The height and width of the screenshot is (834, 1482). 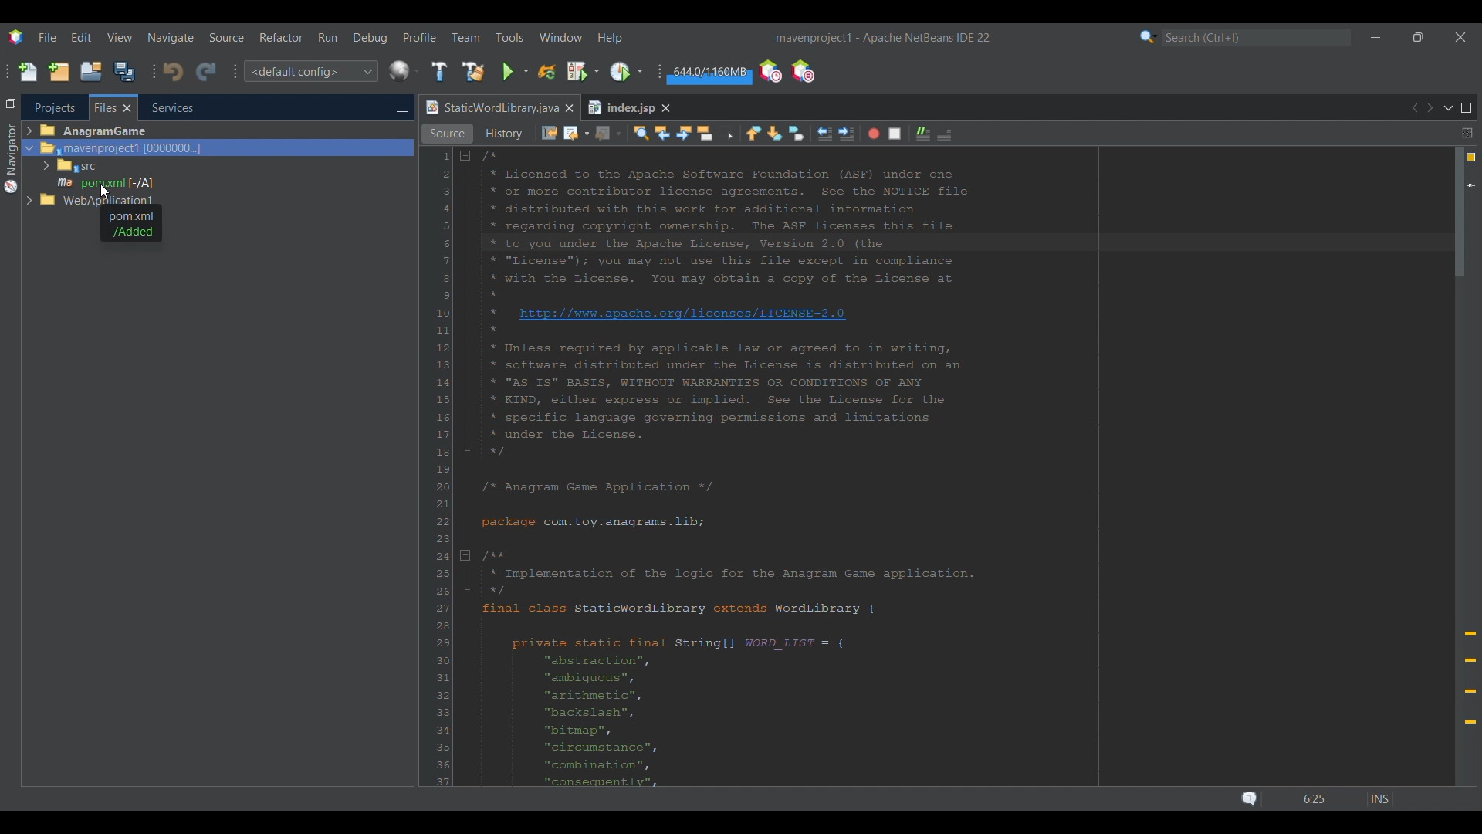 What do you see at coordinates (1461, 37) in the screenshot?
I see `Close interface` at bounding box center [1461, 37].